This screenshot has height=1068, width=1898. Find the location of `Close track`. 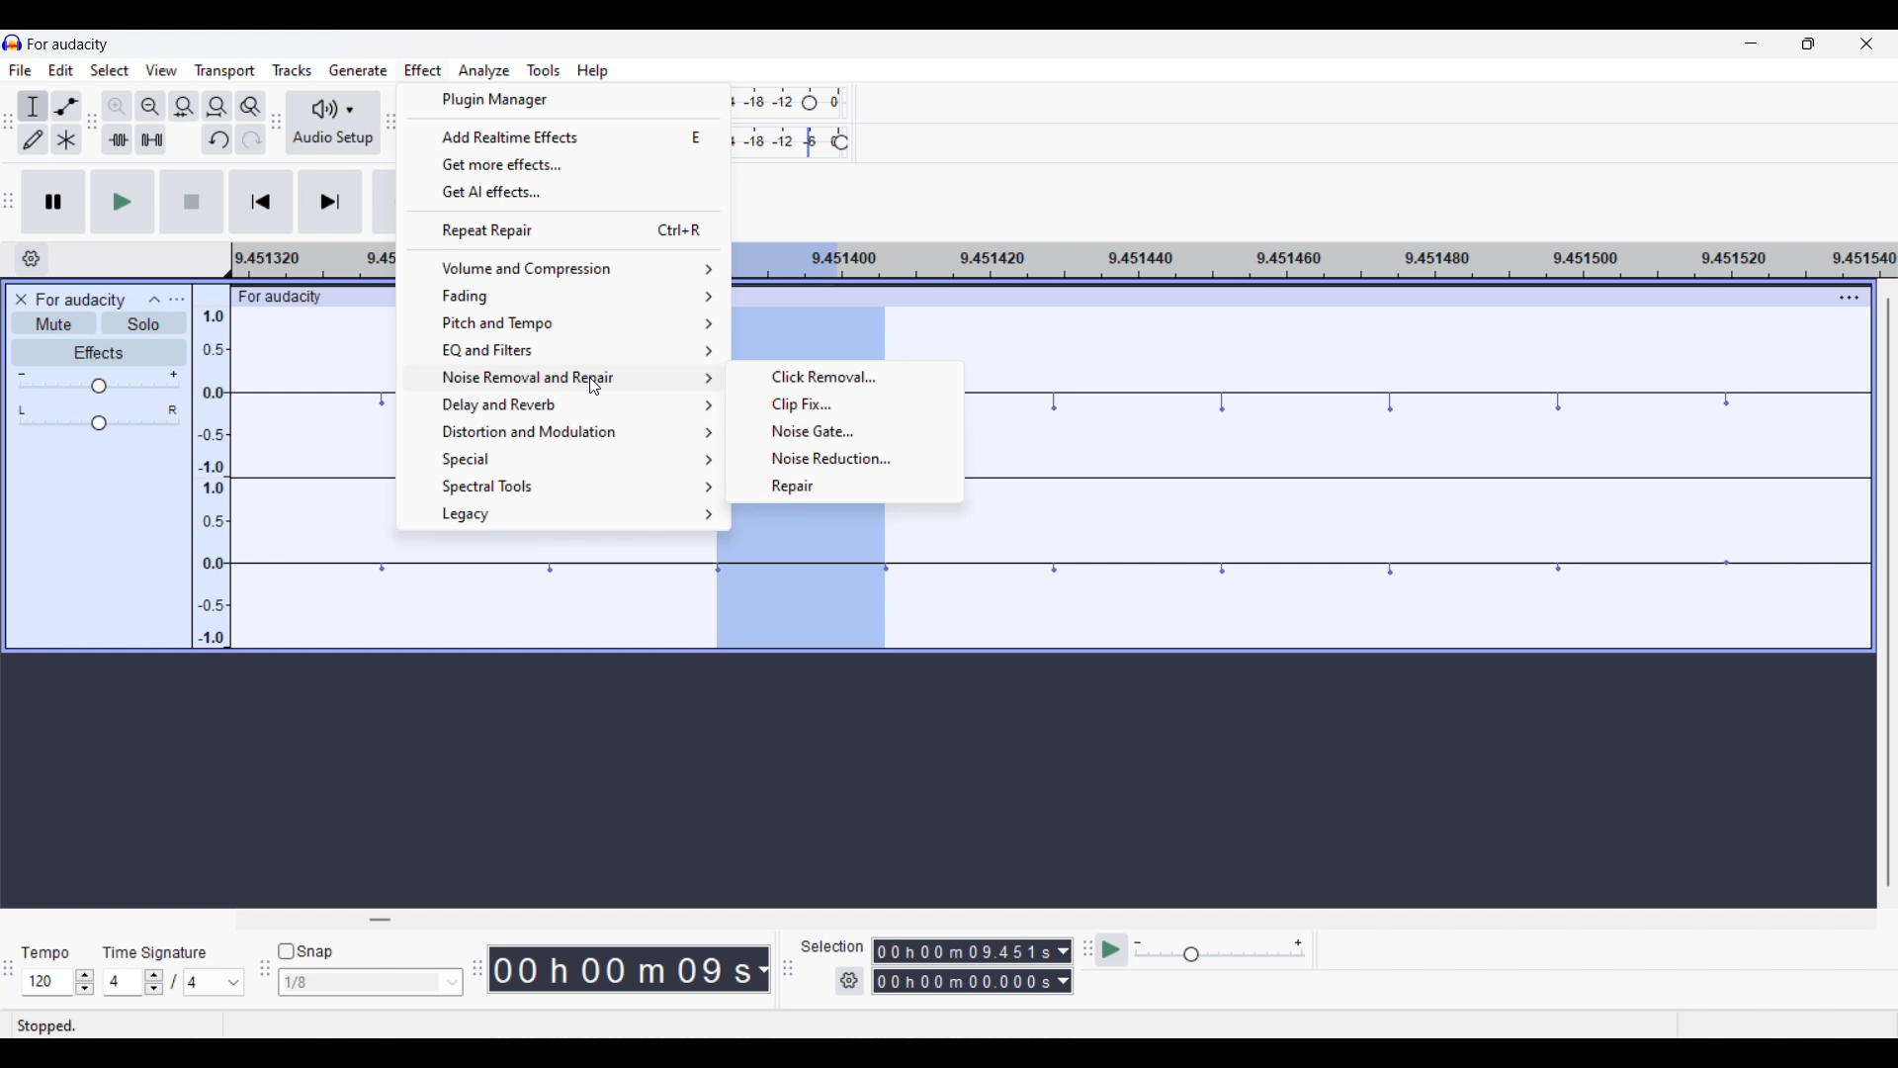

Close track is located at coordinates (22, 300).